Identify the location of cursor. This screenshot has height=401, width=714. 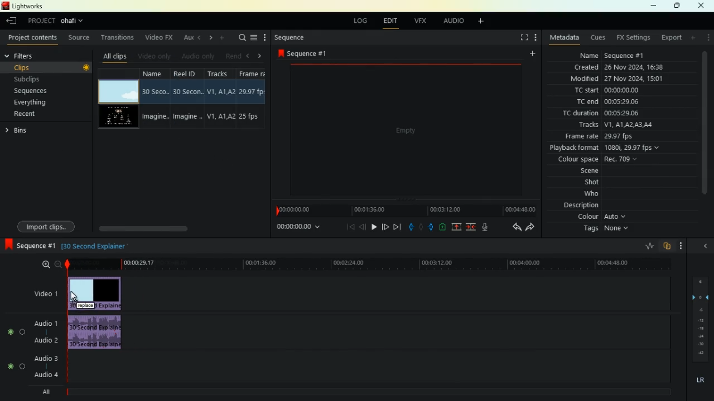
(76, 297).